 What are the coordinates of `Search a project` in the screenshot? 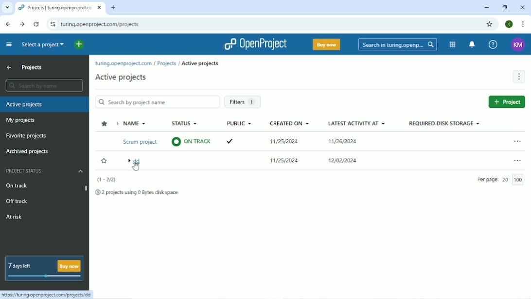 It's located at (41, 45).